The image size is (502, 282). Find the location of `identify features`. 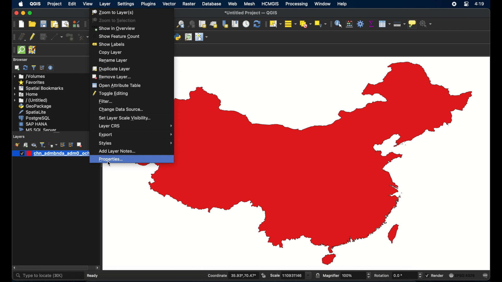

identify features is located at coordinates (338, 24).